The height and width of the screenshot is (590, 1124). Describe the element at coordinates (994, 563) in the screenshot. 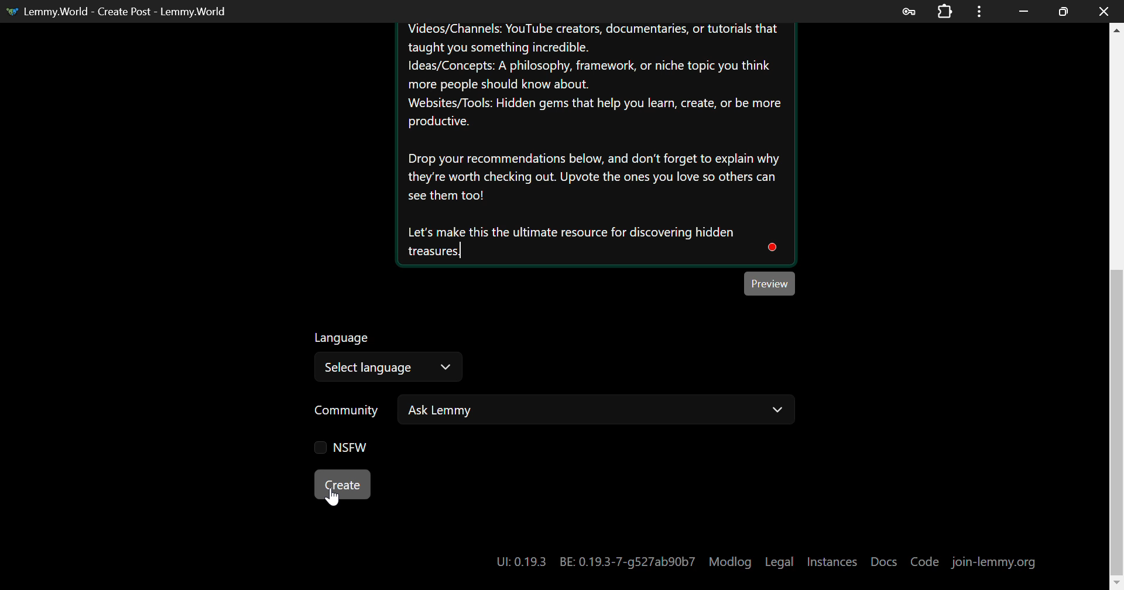

I see `join-lemmy.org` at that location.